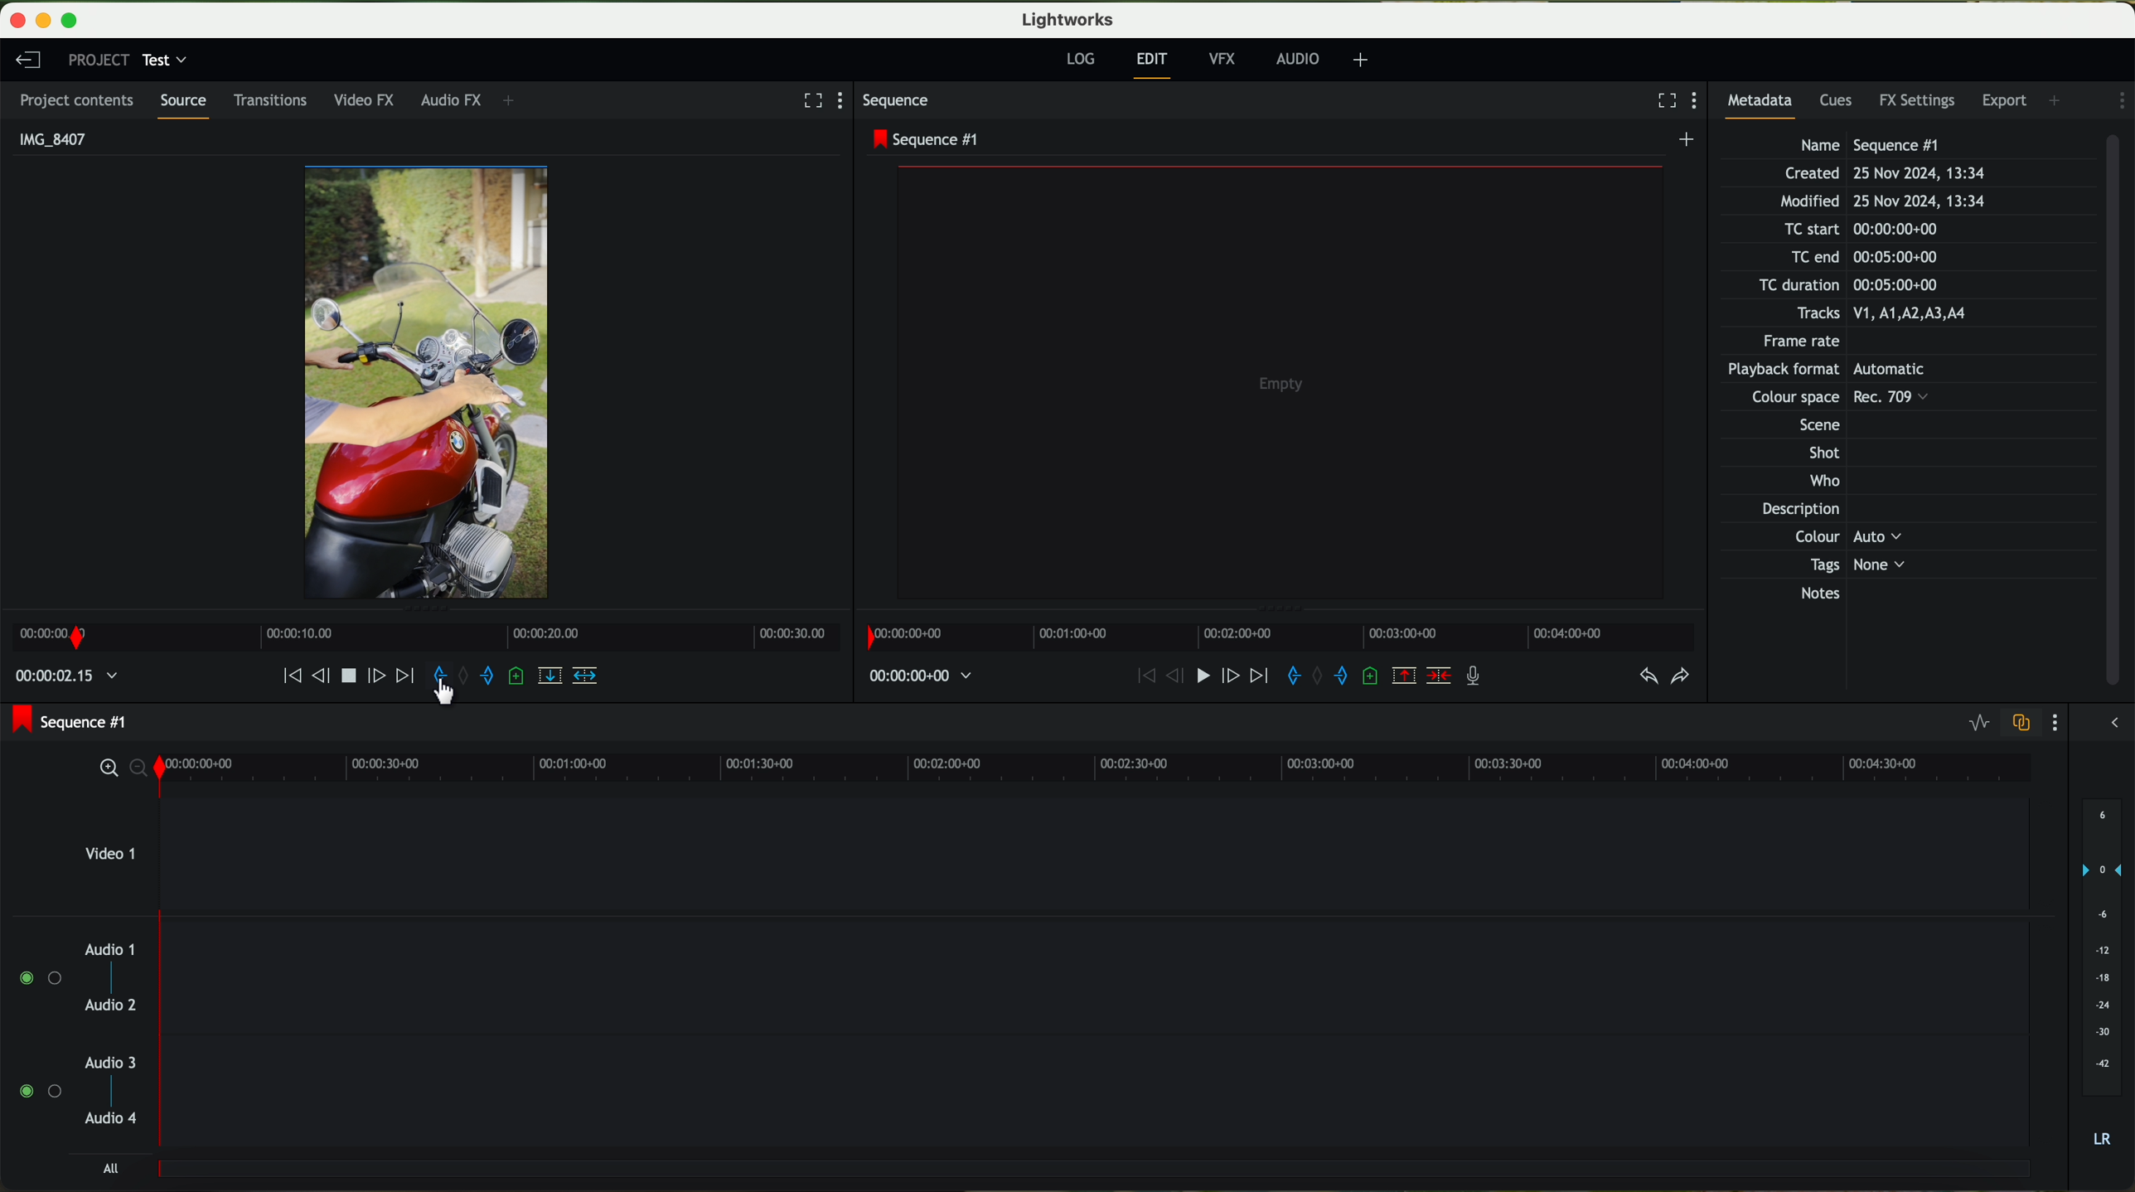 The image size is (2135, 1192). I want to click on move foward, so click(404, 676).